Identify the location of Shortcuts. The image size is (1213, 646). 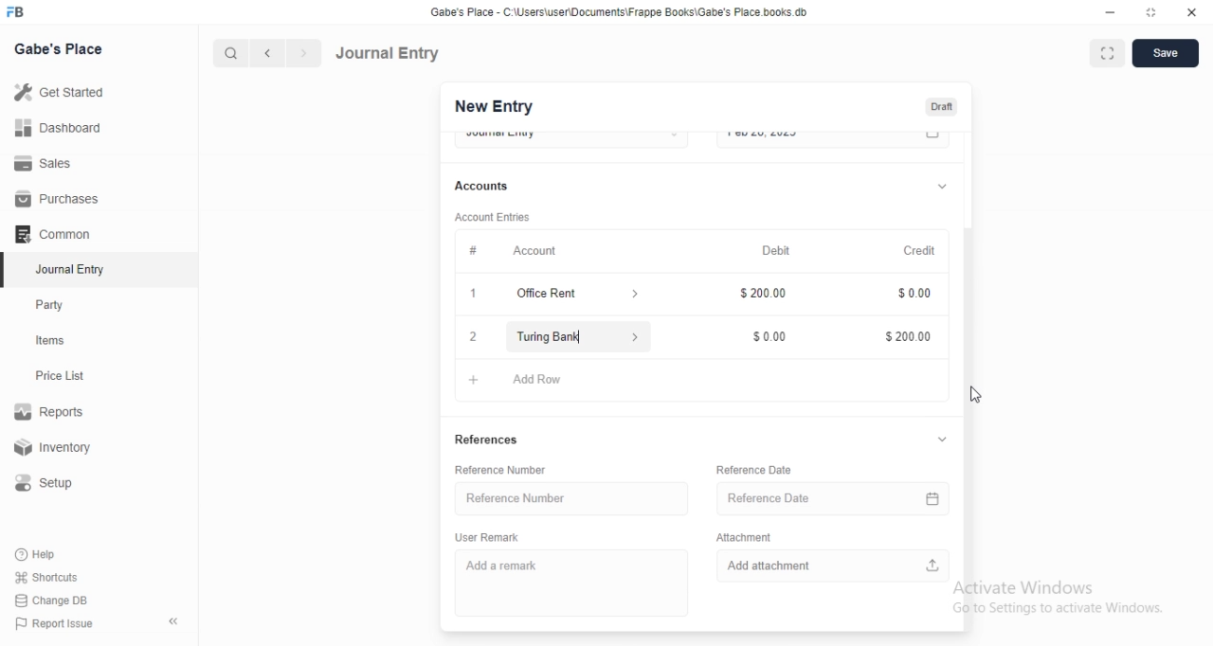
(46, 576).